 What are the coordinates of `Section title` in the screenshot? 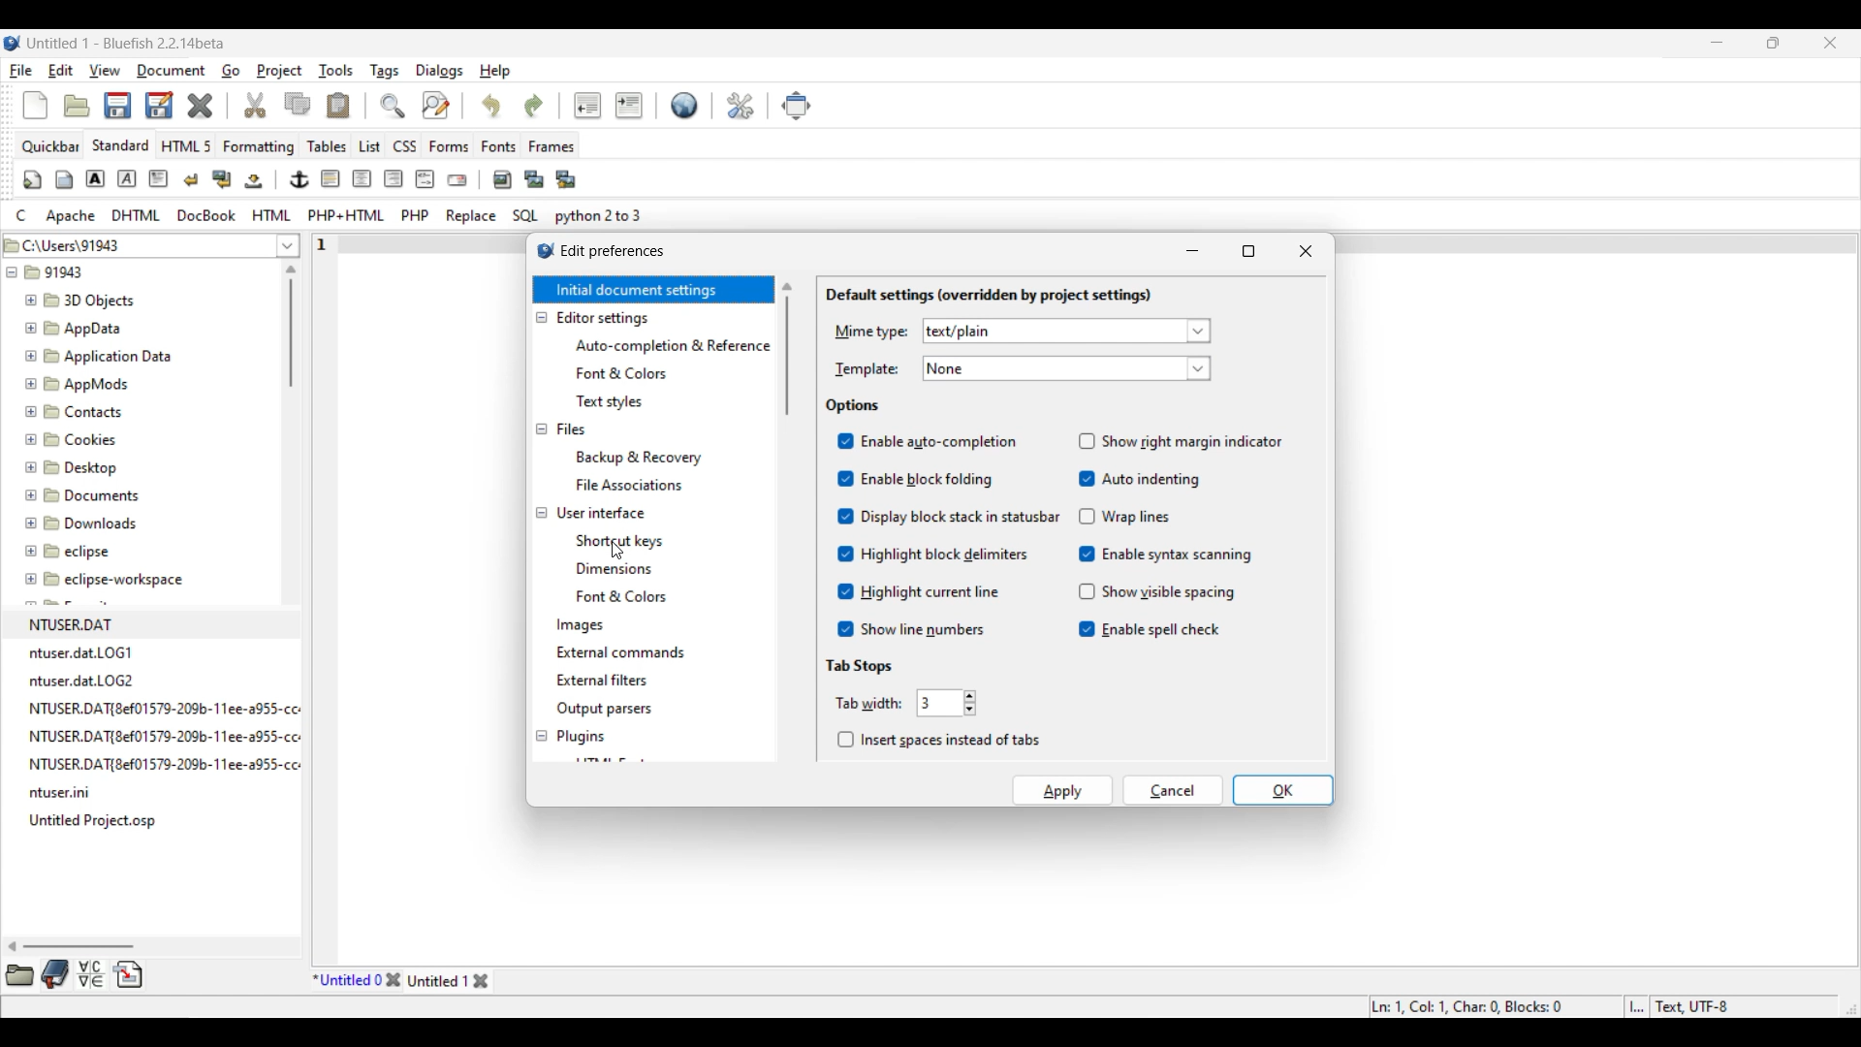 It's located at (862, 666).